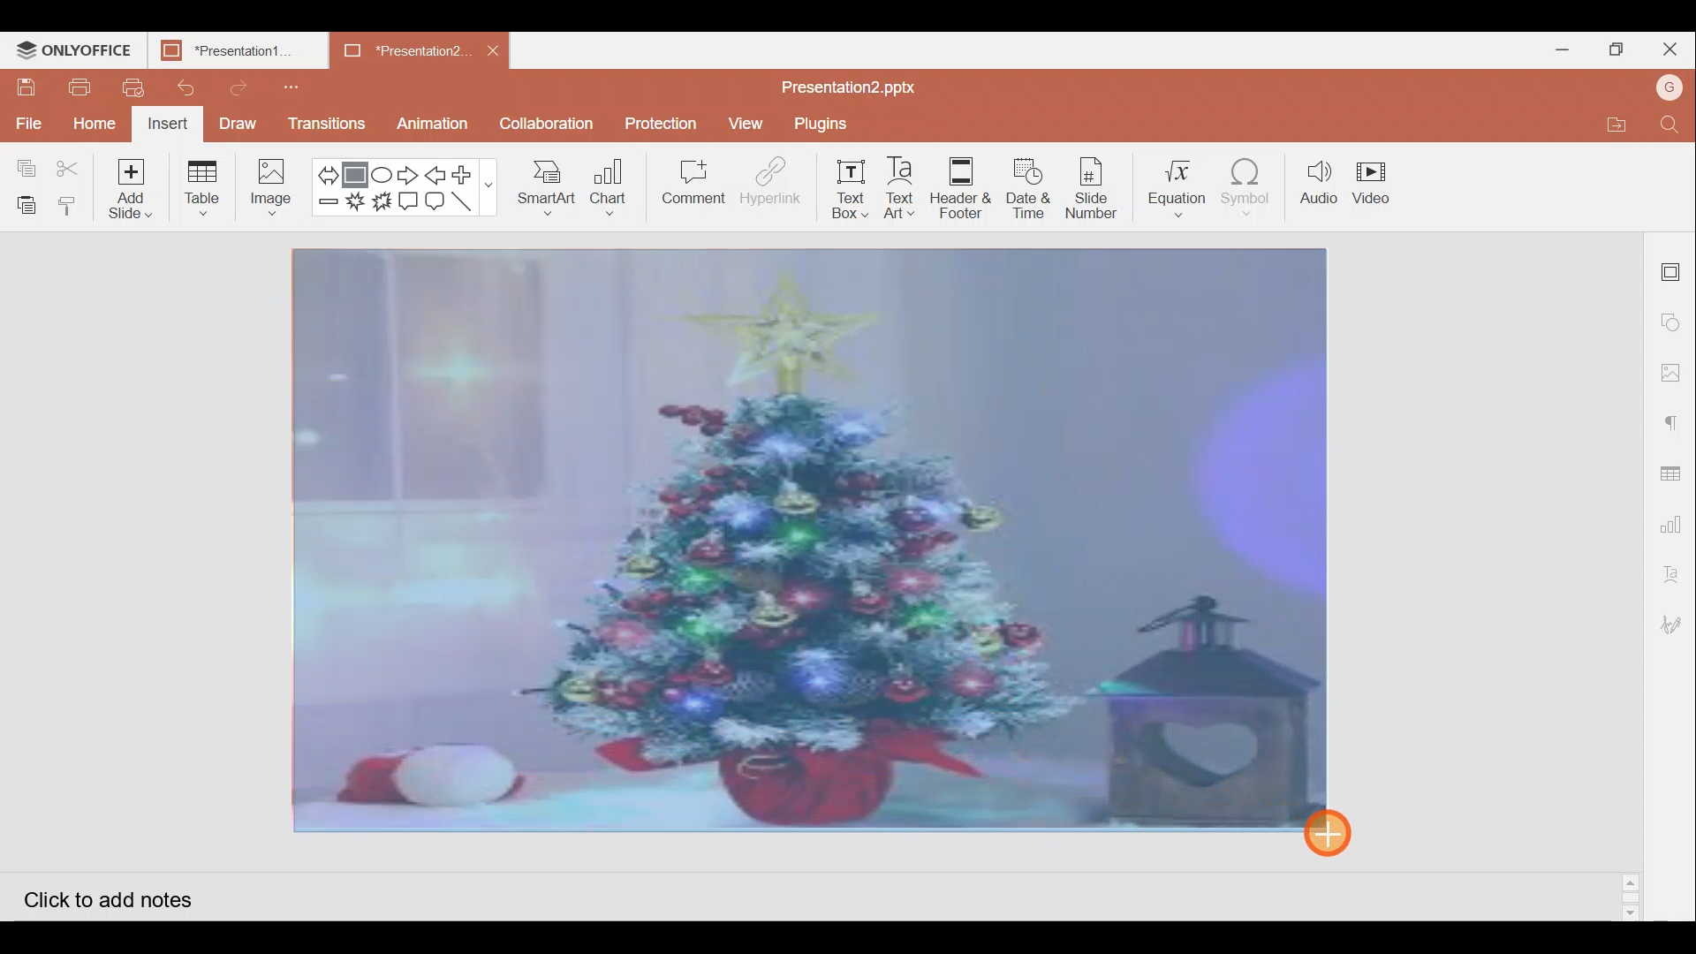  Describe the element at coordinates (960, 191) in the screenshot. I see `Header & footer` at that location.